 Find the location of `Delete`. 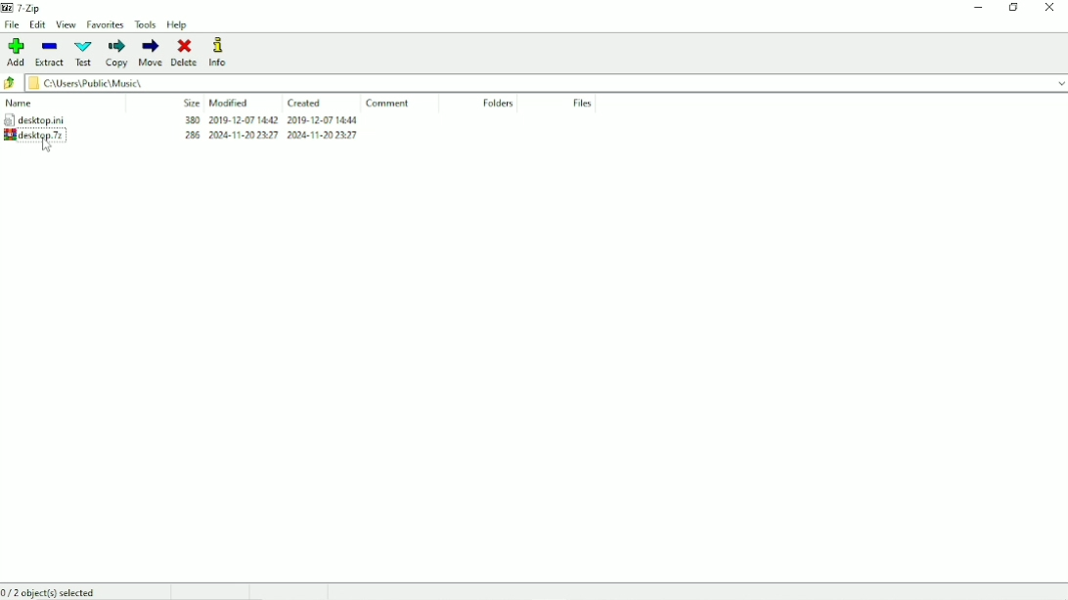

Delete is located at coordinates (184, 52).